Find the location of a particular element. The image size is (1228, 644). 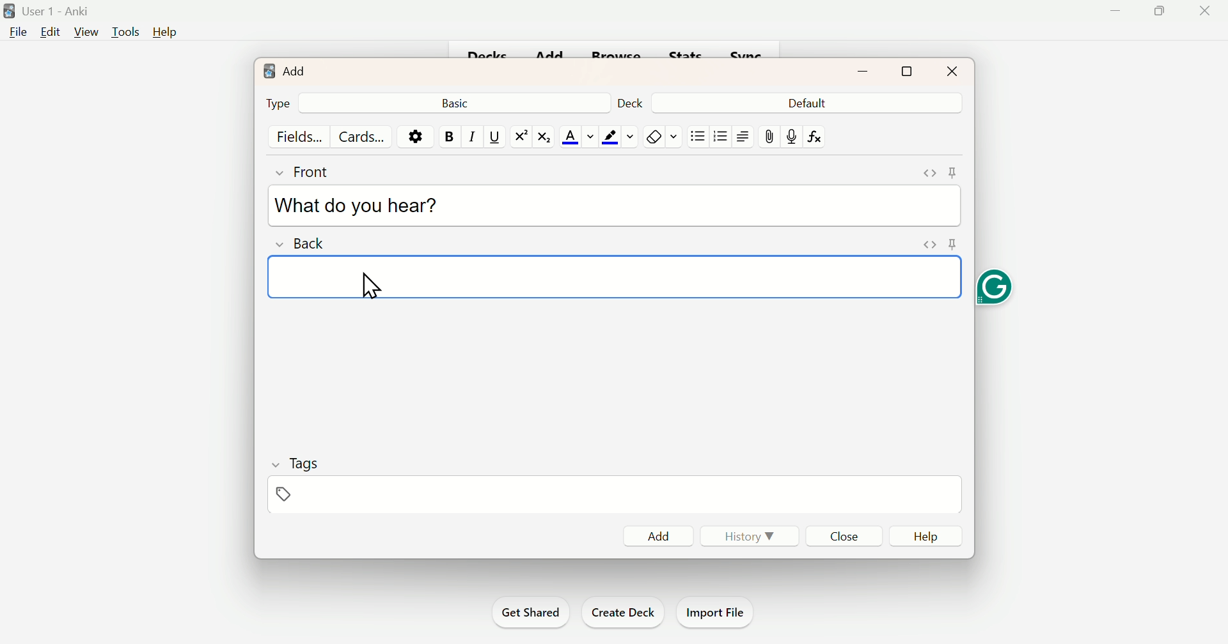

Fields... is located at coordinates (303, 137).